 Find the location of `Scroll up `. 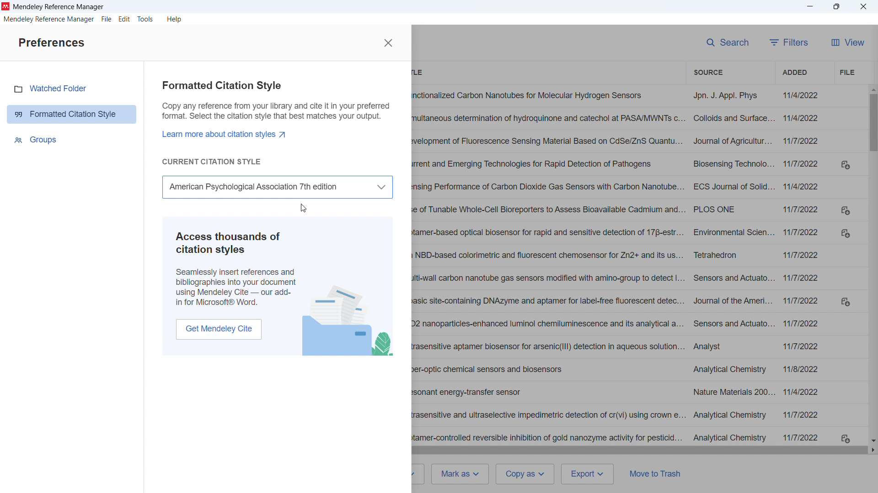

Scroll up  is located at coordinates (873, 89).